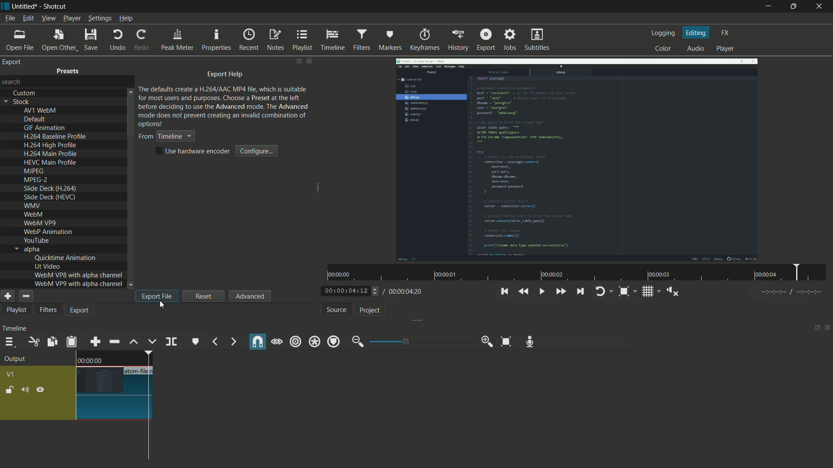 This screenshot has height=468, width=833. I want to click on zoom out, so click(356, 342).